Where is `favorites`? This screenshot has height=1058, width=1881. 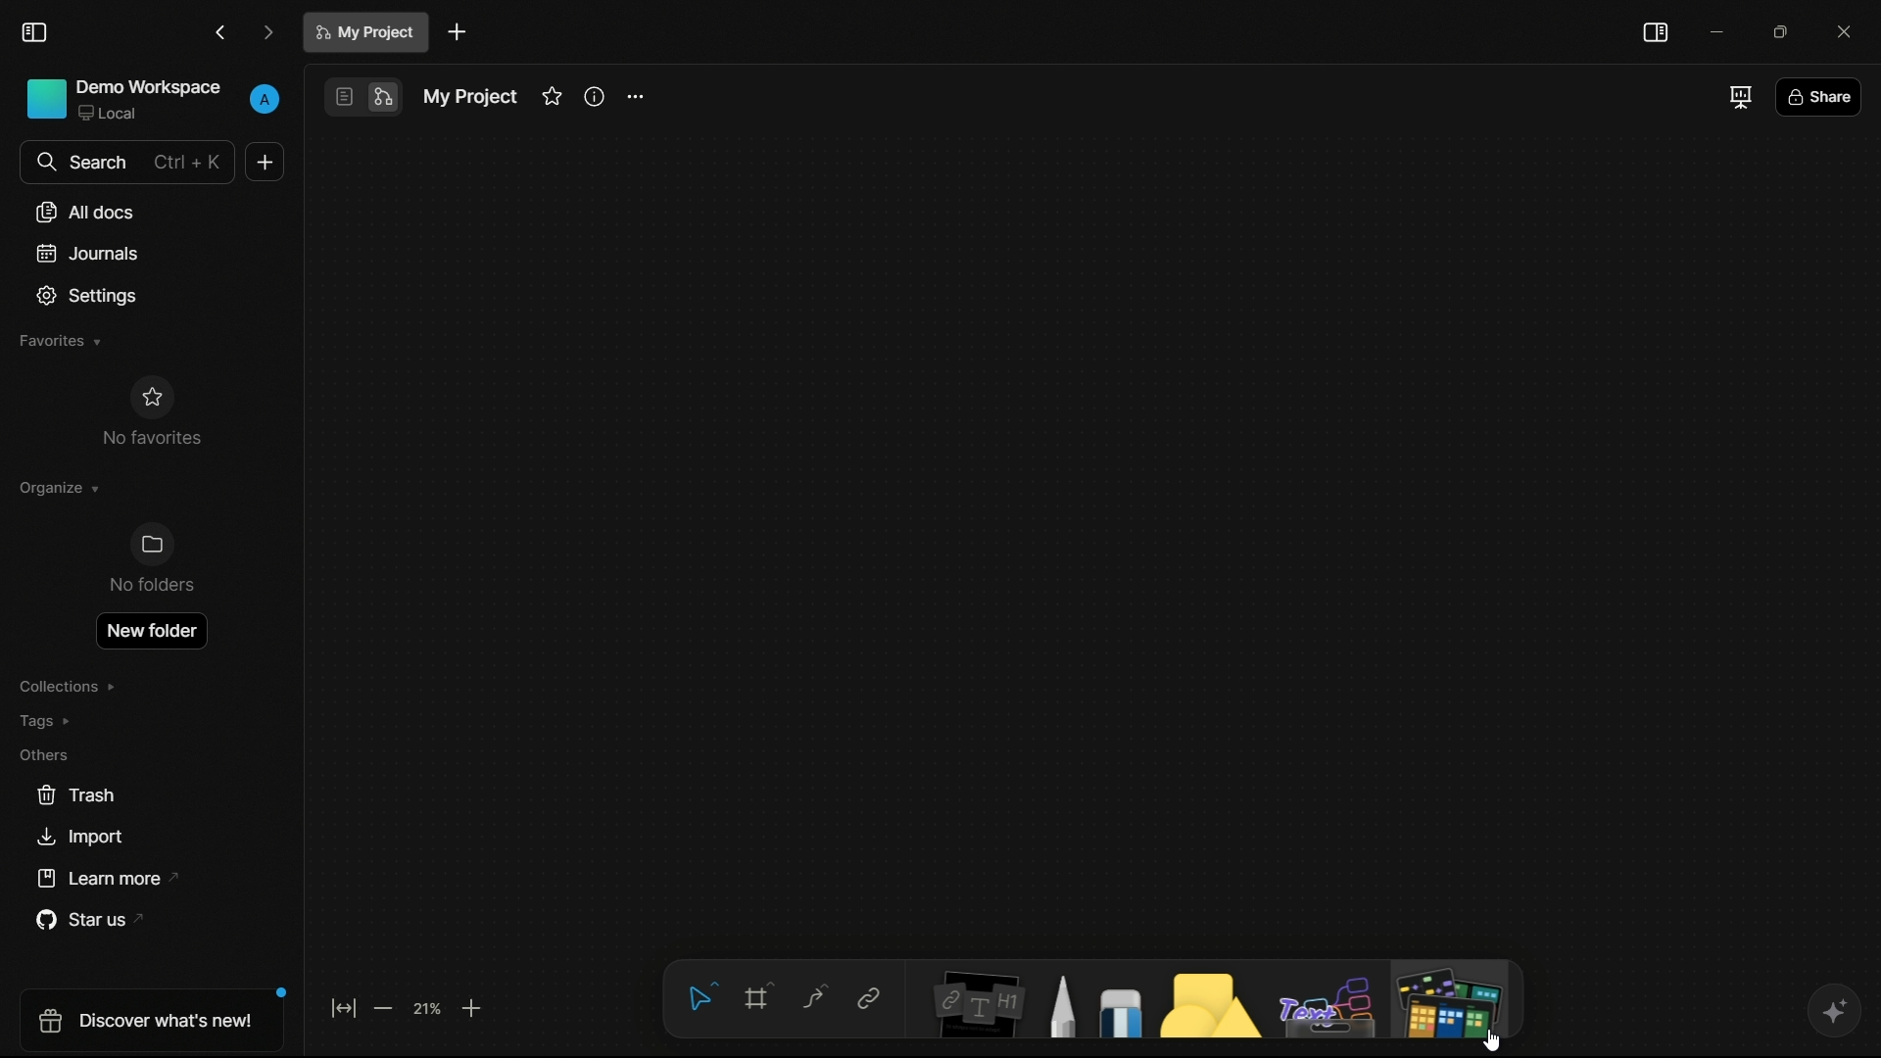 favorites is located at coordinates (60, 342).